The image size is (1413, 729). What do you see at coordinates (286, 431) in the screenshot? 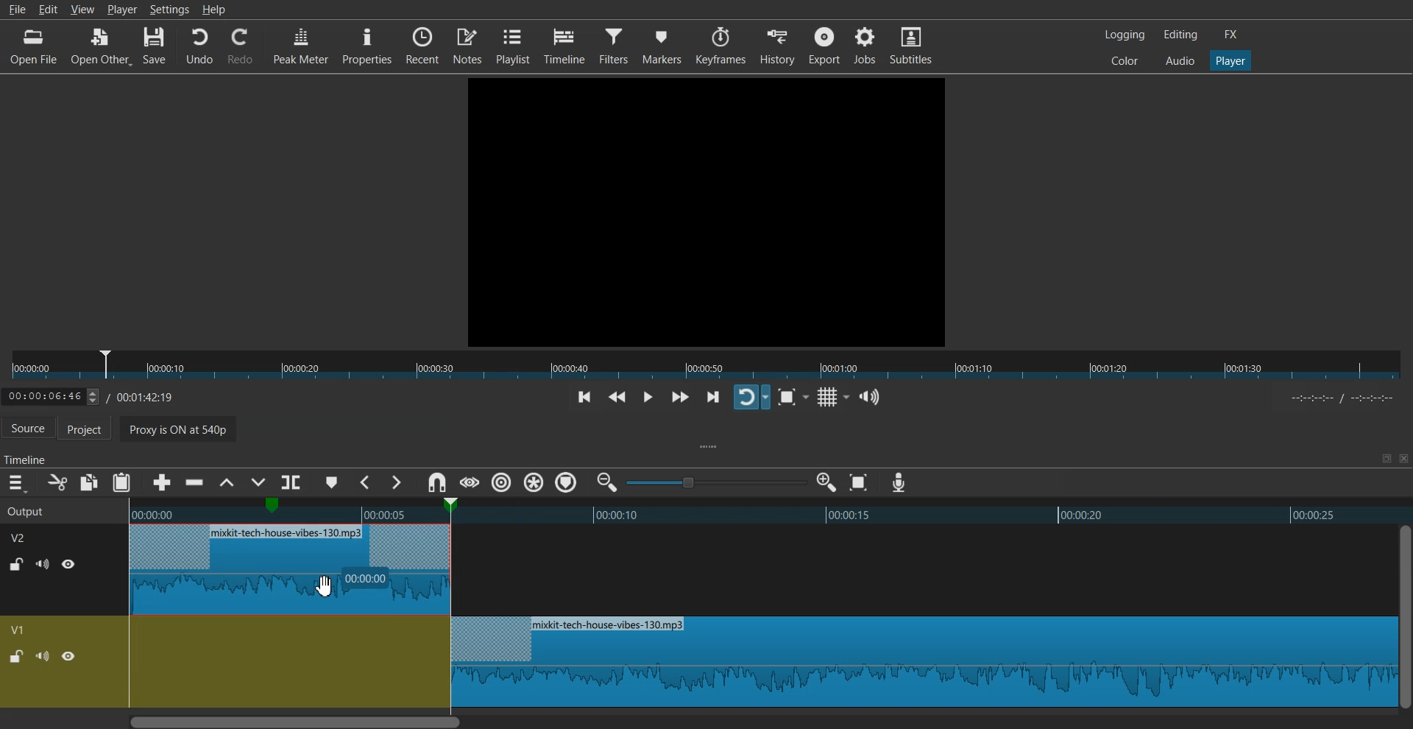
I see `Proxy is ON at 540p` at bounding box center [286, 431].